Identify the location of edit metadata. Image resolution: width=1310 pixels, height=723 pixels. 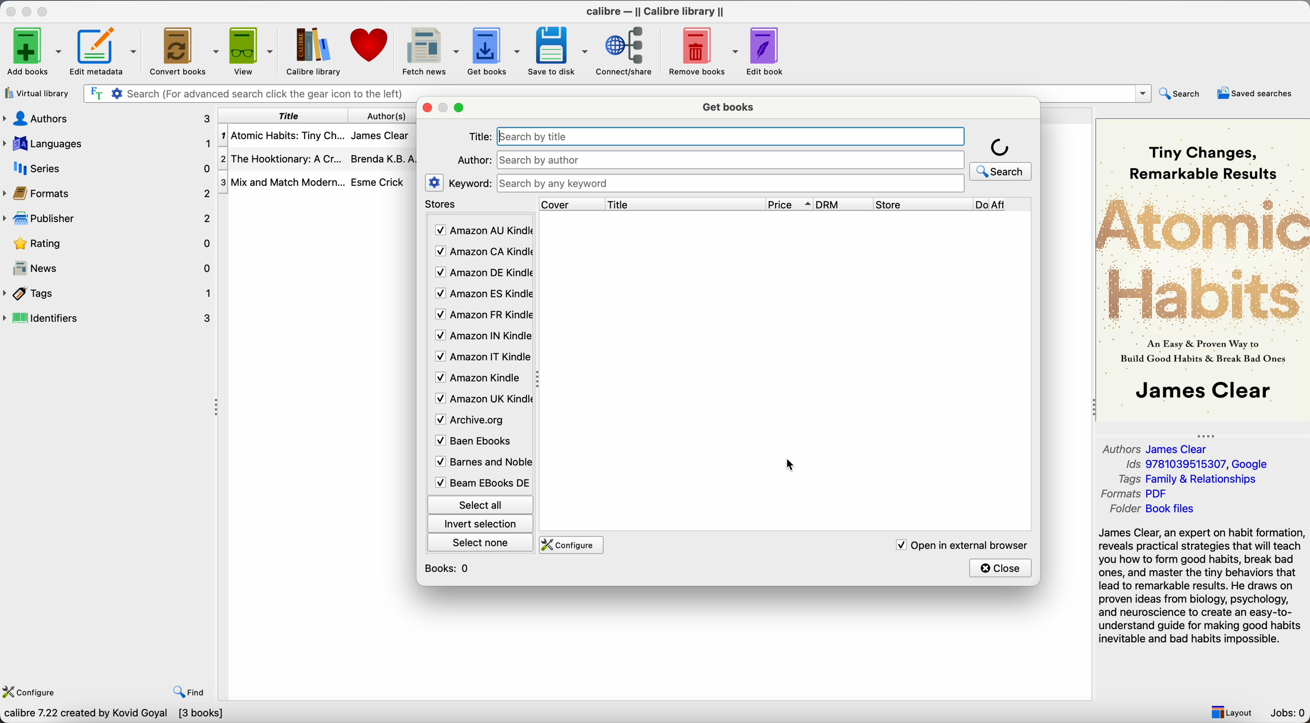
(105, 52).